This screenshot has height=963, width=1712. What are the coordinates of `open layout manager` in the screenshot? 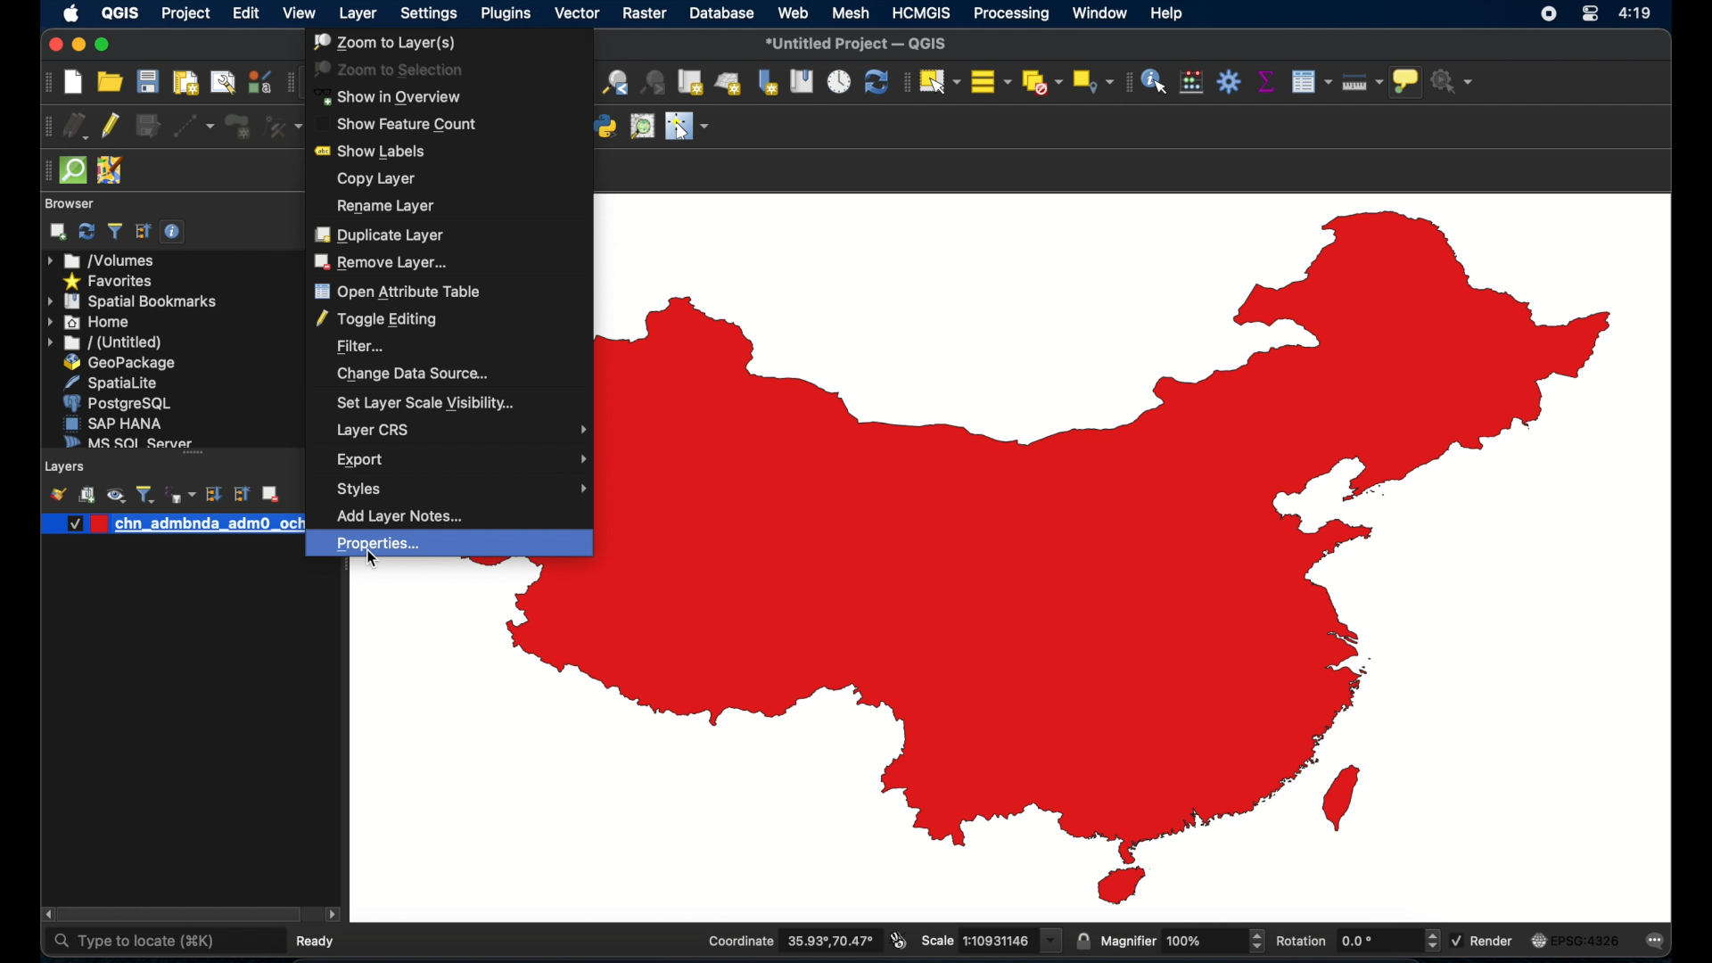 It's located at (221, 83).